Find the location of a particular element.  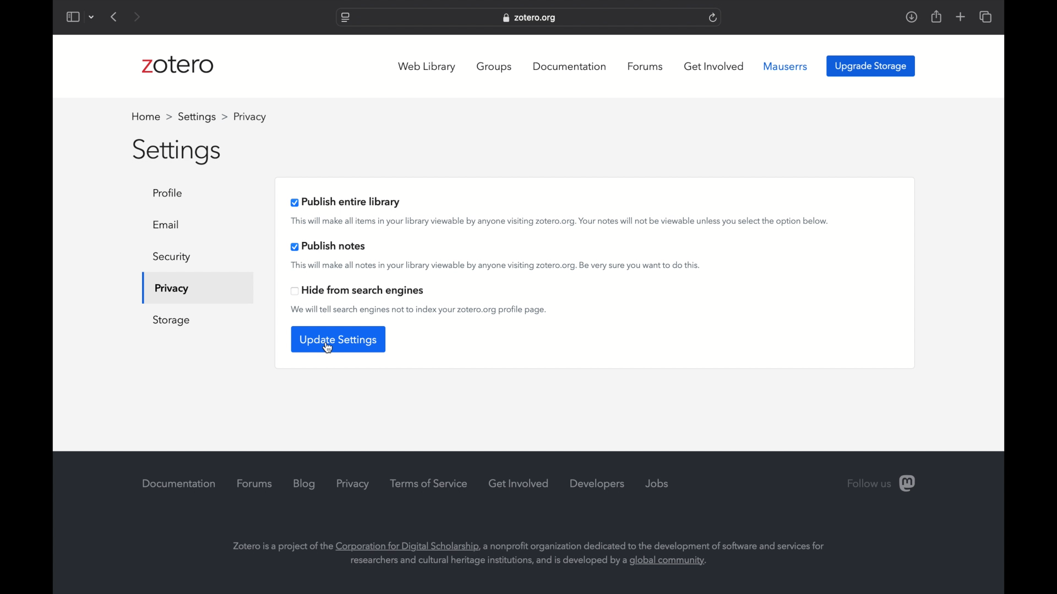

previous is located at coordinates (115, 16).